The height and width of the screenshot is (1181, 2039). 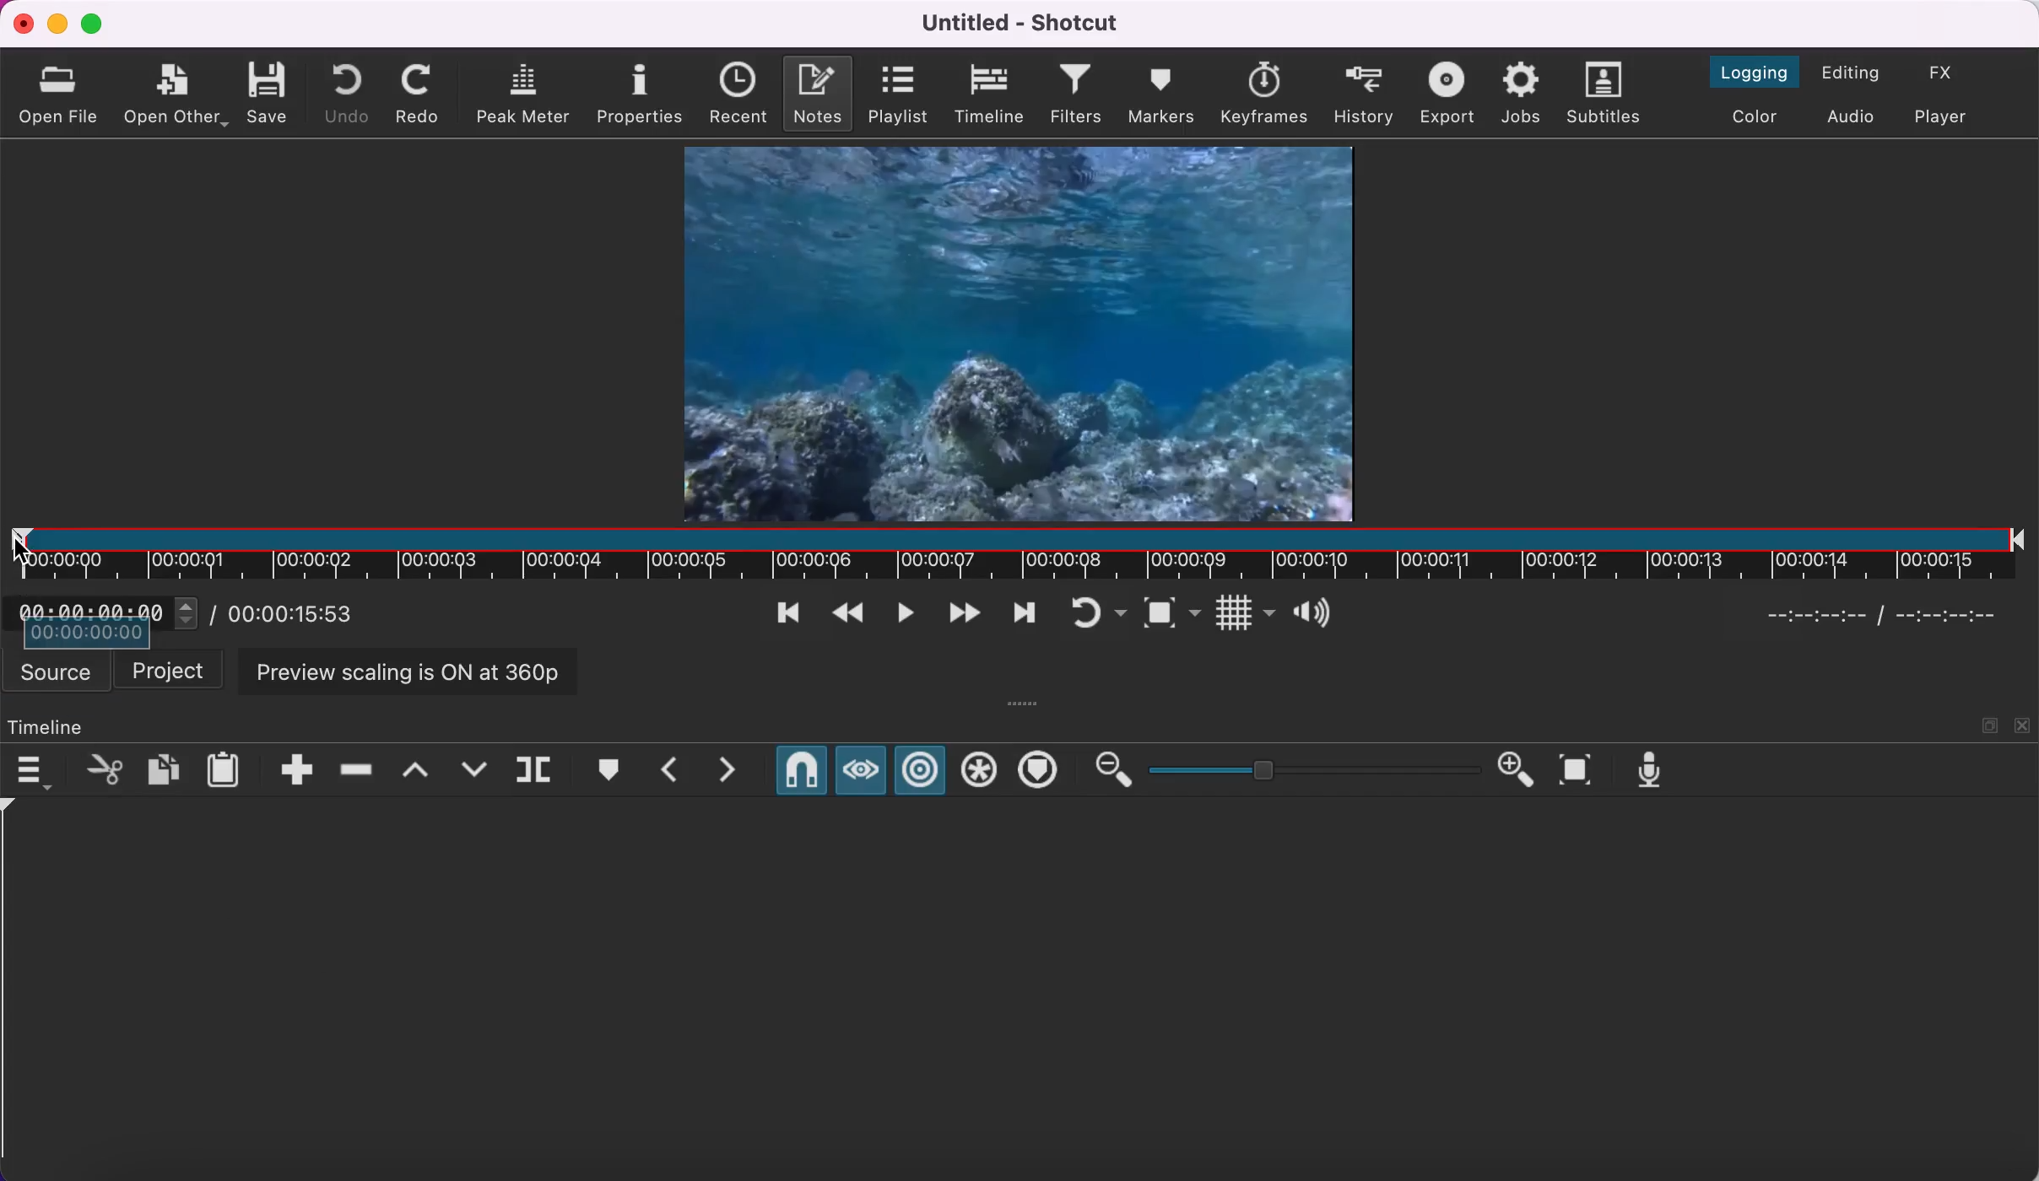 What do you see at coordinates (2024, 725) in the screenshot?
I see `close` at bounding box center [2024, 725].